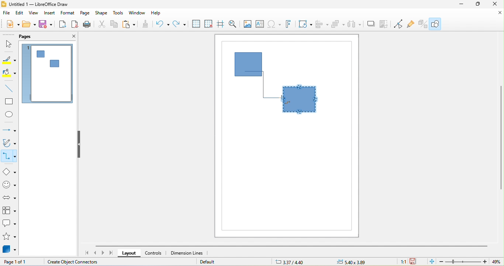 Image resolution: width=504 pixels, height=266 pixels. What do you see at coordinates (403, 262) in the screenshot?
I see `1:1` at bounding box center [403, 262].